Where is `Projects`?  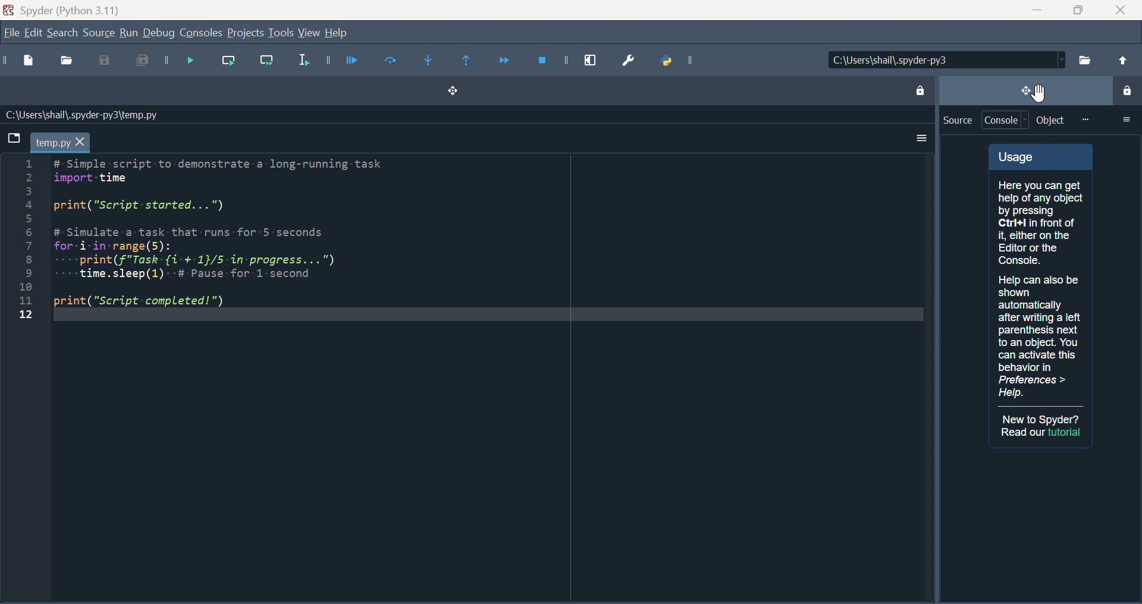
Projects is located at coordinates (245, 33).